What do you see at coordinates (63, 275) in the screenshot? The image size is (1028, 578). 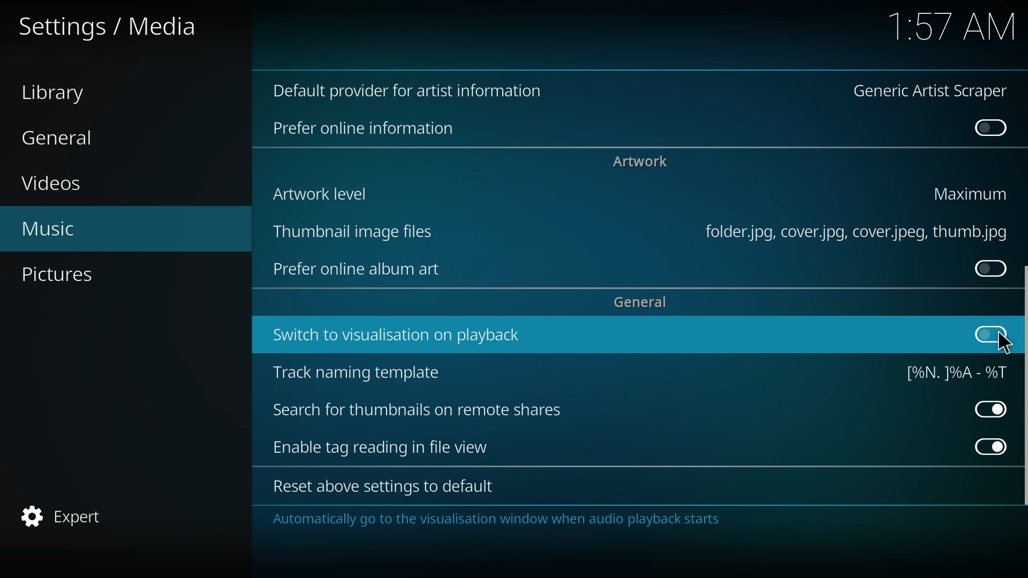 I see `pictures` at bounding box center [63, 275].